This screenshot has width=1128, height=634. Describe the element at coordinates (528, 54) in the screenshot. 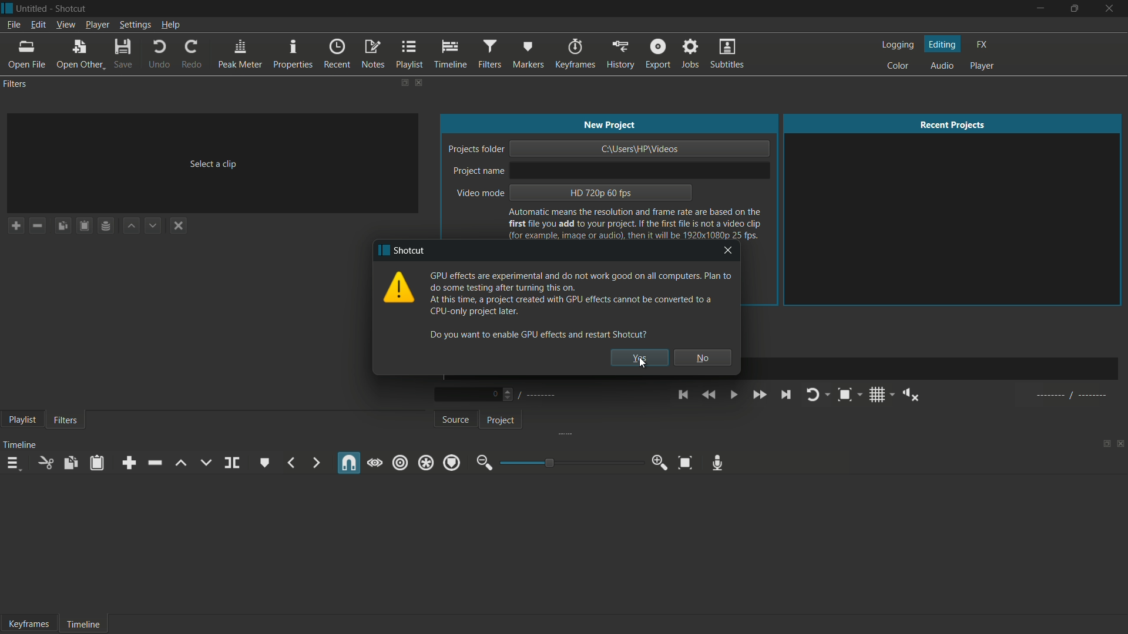

I see `markers` at that location.